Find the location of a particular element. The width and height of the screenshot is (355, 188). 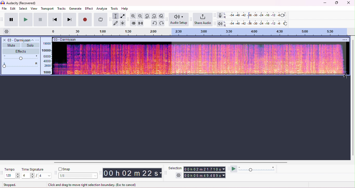

dragged is located at coordinates (259, 60).